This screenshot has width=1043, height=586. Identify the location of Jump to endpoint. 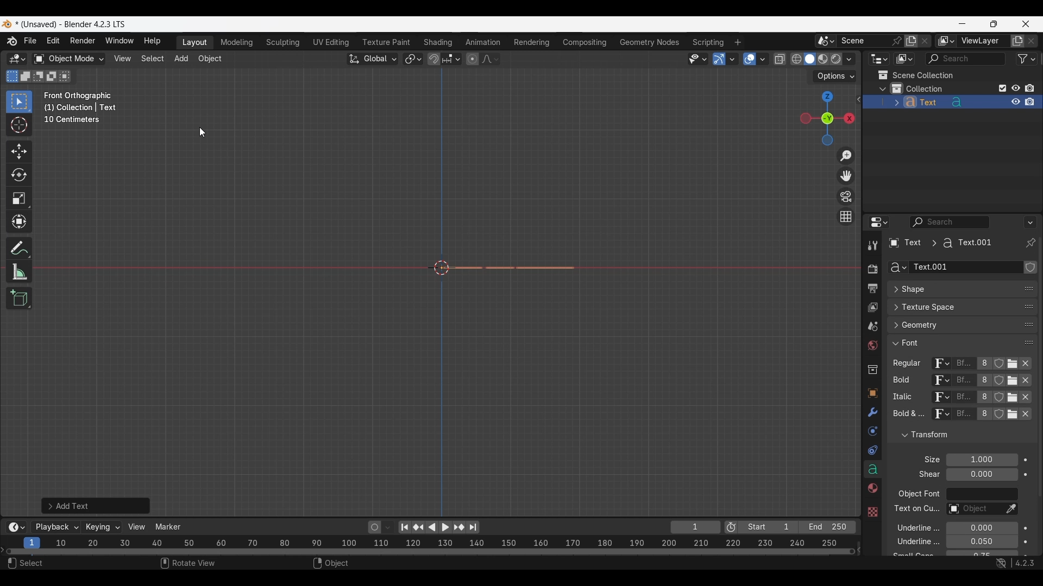
(405, 527).